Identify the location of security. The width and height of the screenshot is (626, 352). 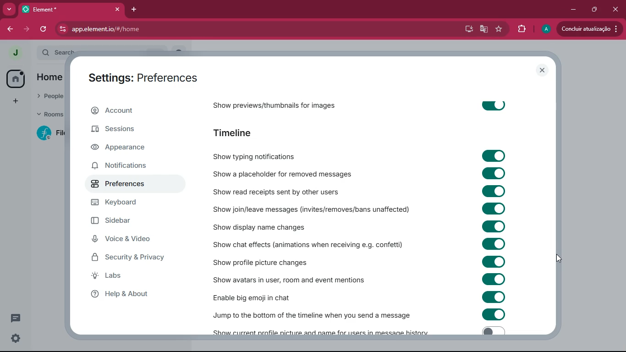
(132, 258).